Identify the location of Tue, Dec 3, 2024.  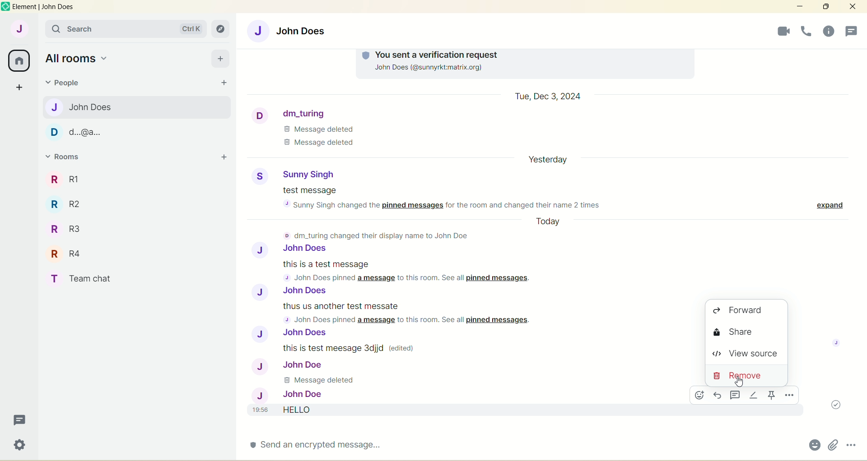
(549, 97).